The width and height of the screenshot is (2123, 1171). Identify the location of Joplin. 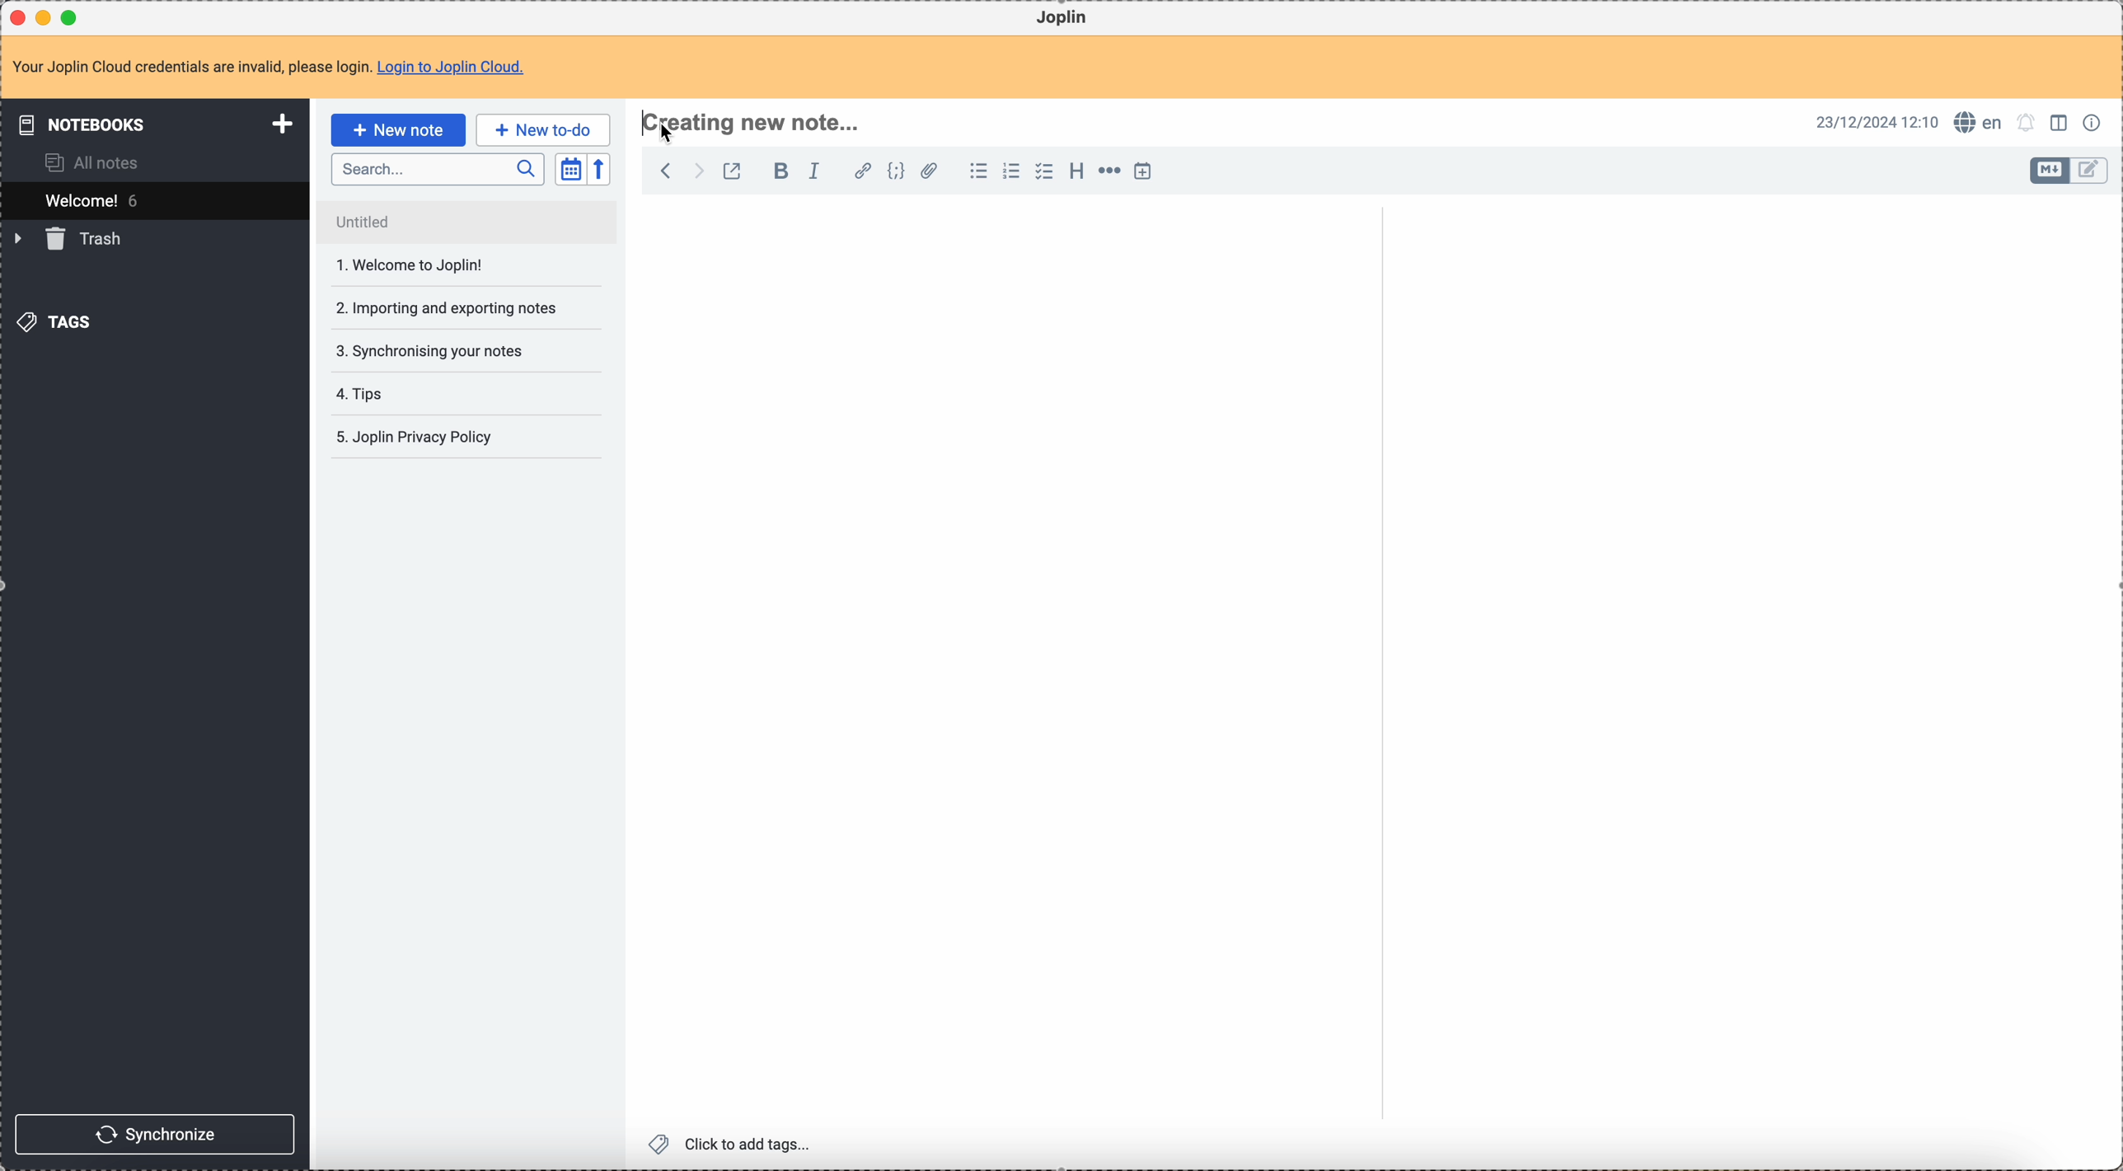
(1064, 18).